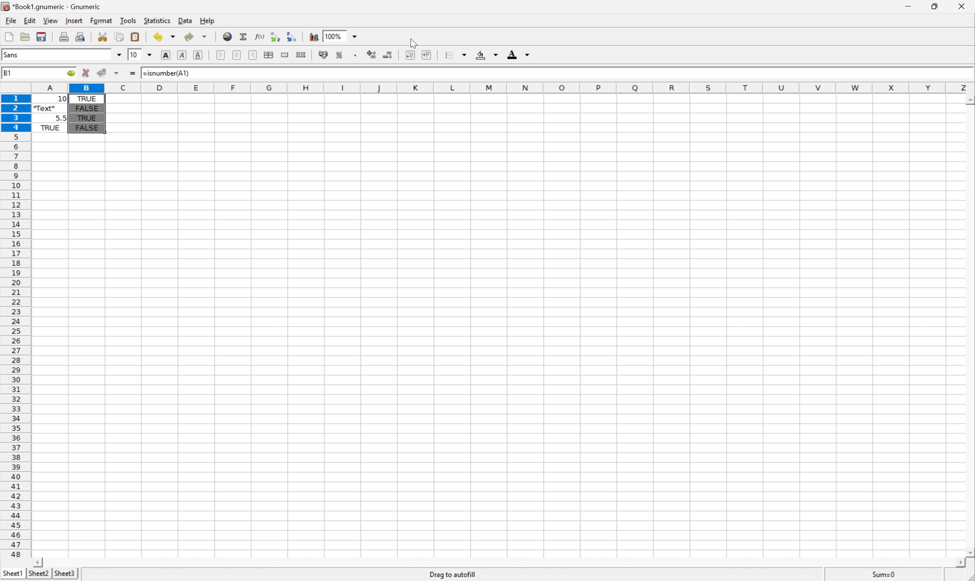 The height and width of the screenshot is (581, 975). I want to click on Bold, so click(166, 55).